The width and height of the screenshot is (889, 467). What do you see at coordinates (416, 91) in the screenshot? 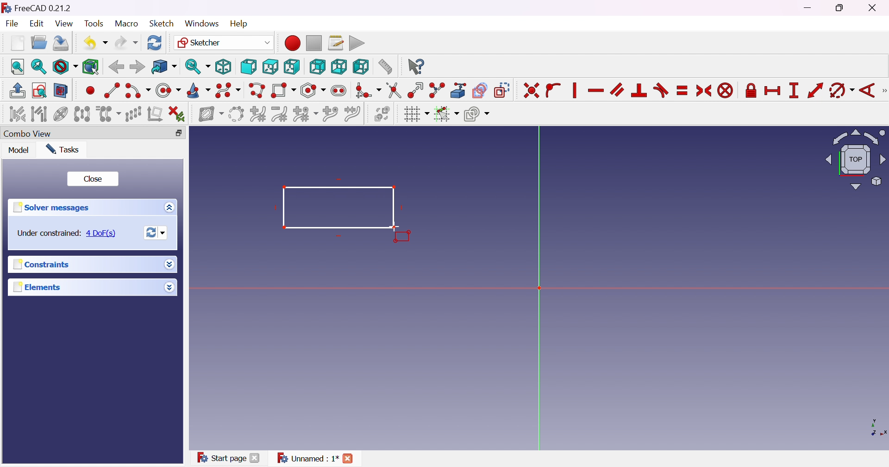
I see `Extend edge` at bounding box center [416, 91].